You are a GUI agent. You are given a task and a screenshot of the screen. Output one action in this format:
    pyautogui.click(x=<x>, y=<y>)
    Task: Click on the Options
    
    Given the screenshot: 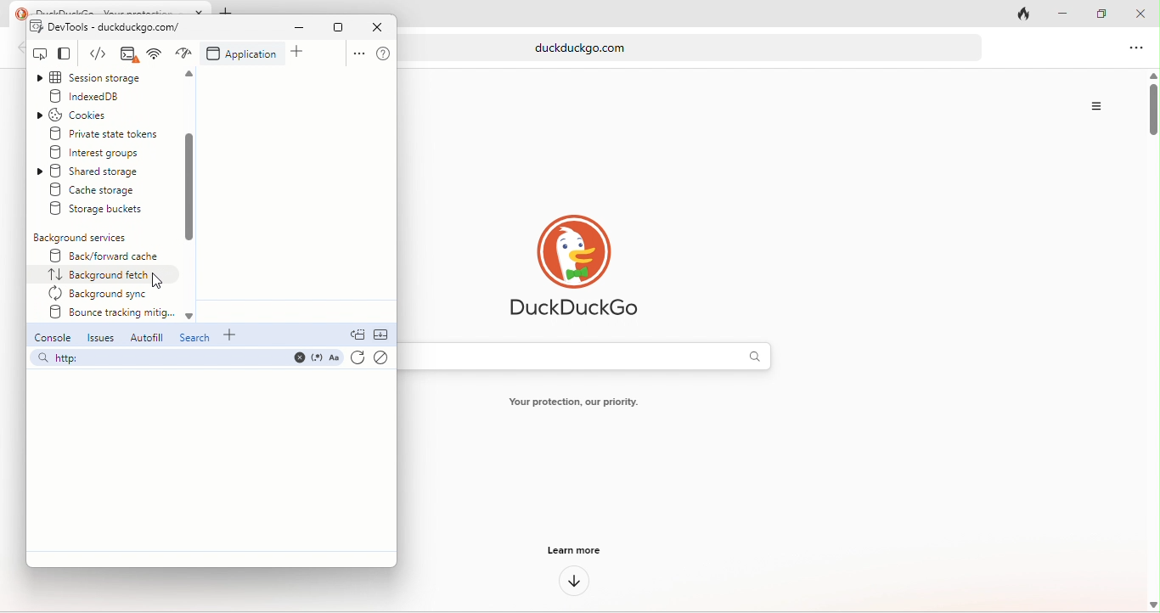 What is the action you would take?
    pyautogui.click(x=1095, y=106)
    